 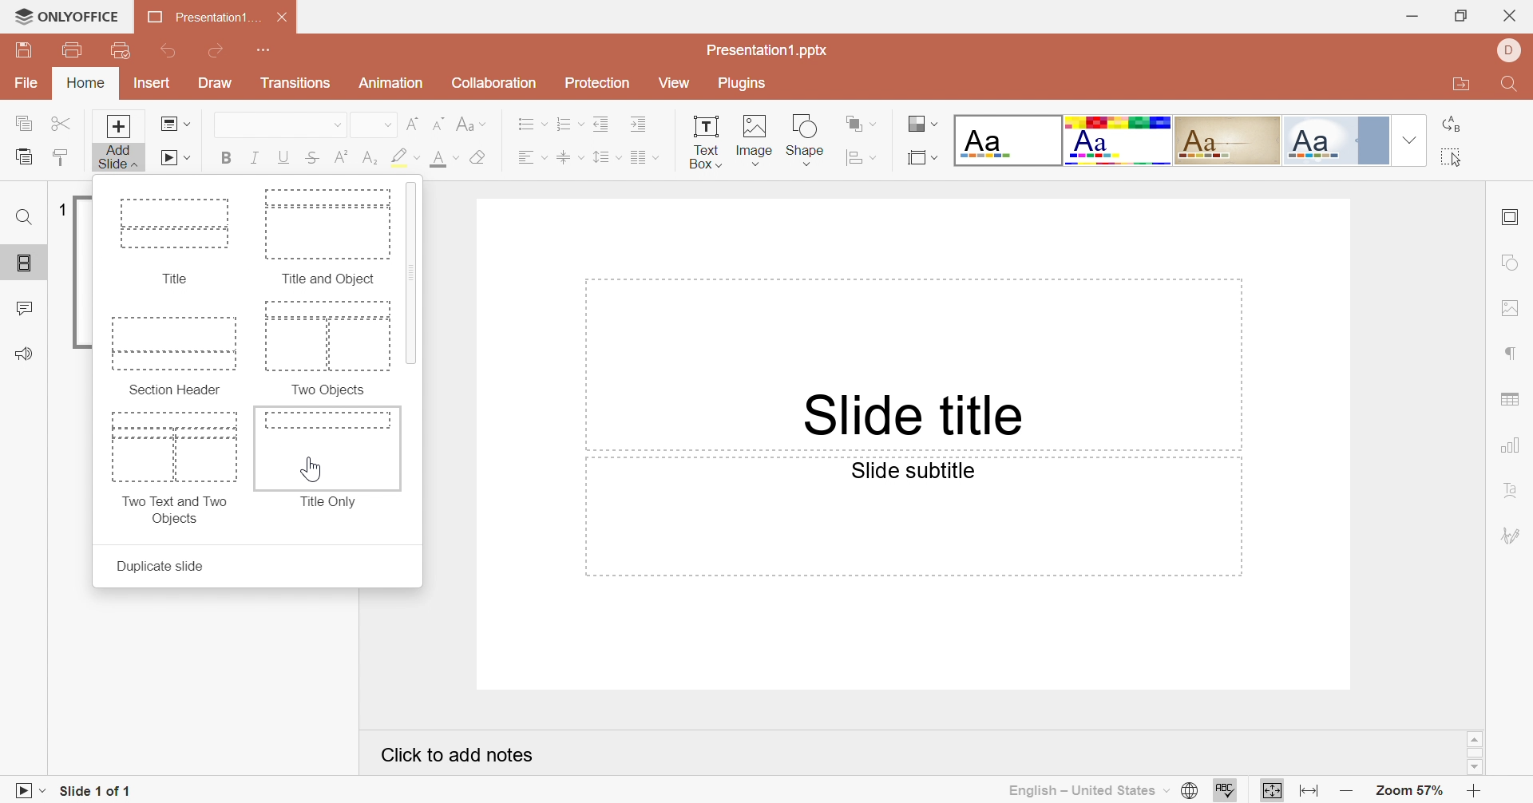 I want to click on Title, so click(x=172, y=240).